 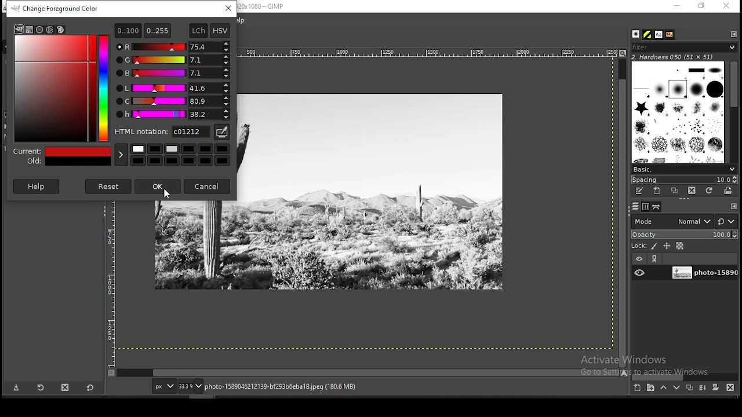 What do you see at coordinates (158, 30) in the screenshot?
I see `0.255` at bounding box center [158, 30].